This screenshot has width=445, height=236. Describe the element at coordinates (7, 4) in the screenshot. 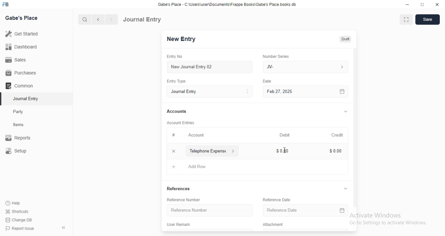

I see `FB` at that location.